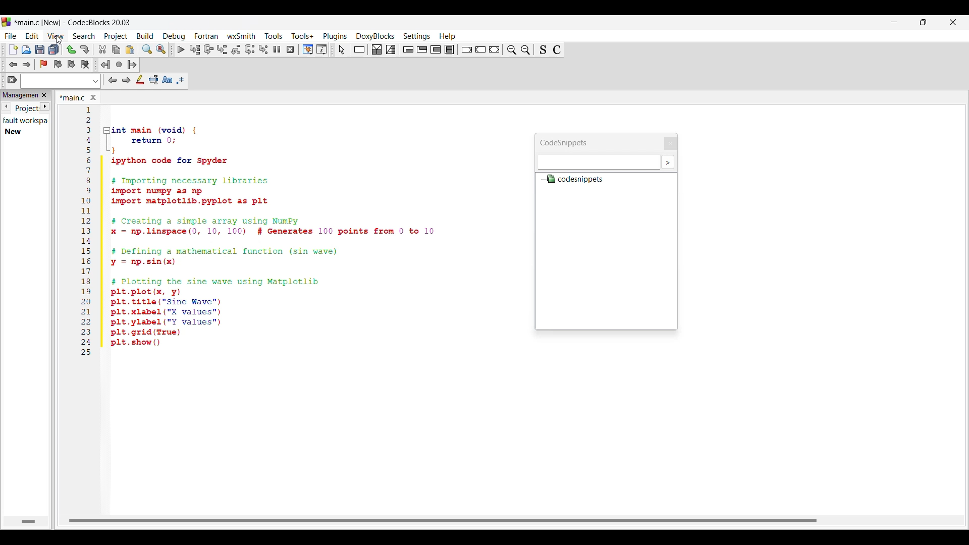 Image resolution: width=969 pixels, height=545 pixels. I want to click on Previous, so click(6, 106).